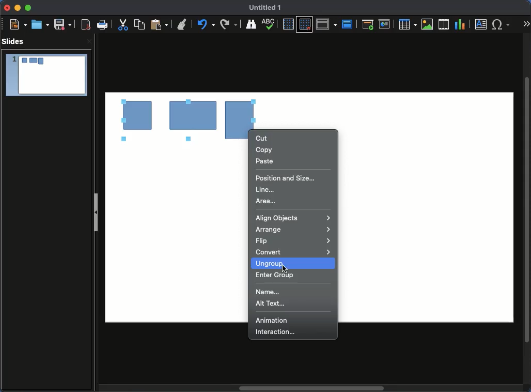 Image resolution: width=531 pixels, height=392 pixels. What do you see at coordinates (251, 24) in the screenshot?
I see `Spelling` at bounding box center [251, 24].